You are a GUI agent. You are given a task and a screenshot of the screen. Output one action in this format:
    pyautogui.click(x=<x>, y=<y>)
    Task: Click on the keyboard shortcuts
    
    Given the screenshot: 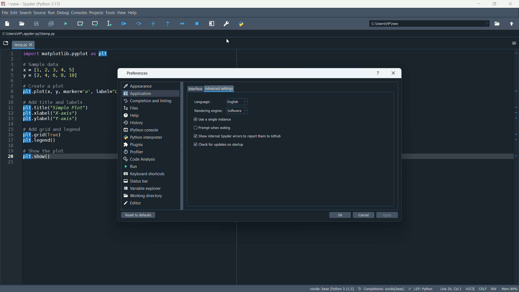 What is the action you would take?
    pyautogui.click(x=144, y=174)
    